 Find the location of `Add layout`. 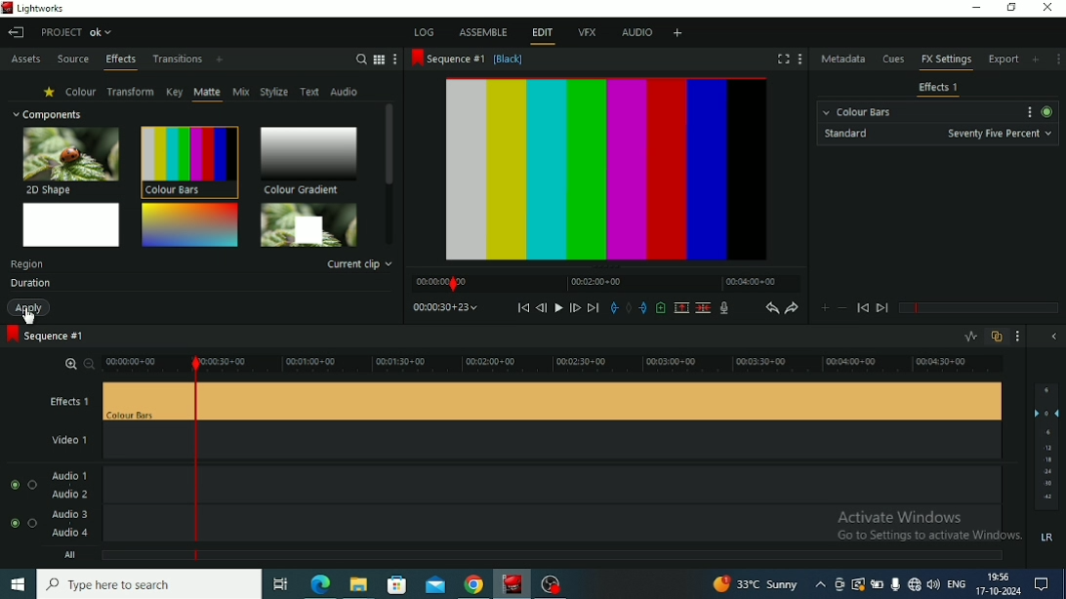

Add layout is located at coordinates (676, 32).